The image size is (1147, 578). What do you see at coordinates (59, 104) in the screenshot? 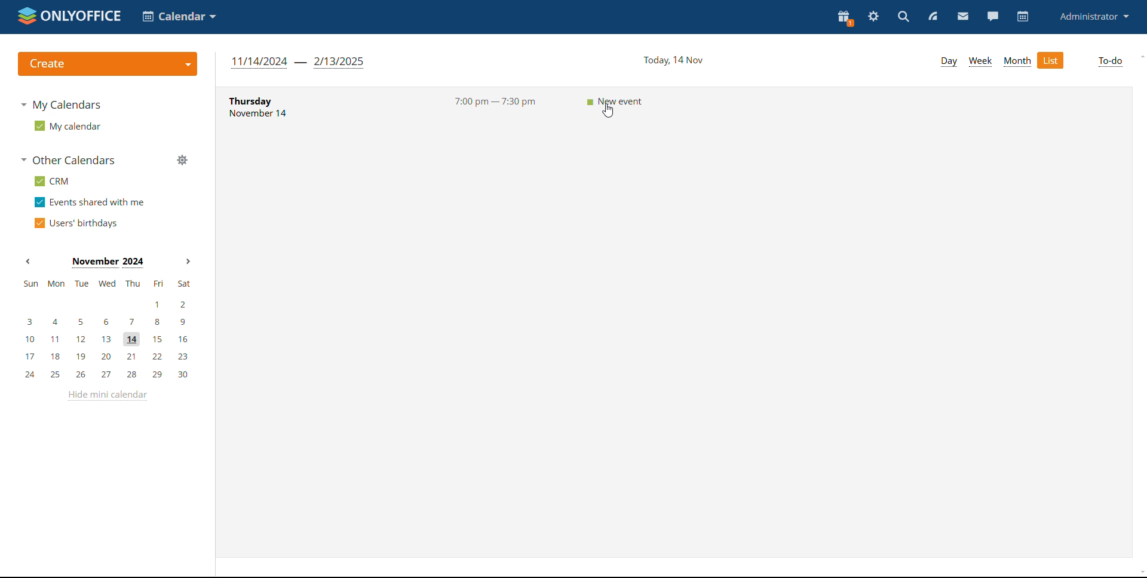
I see `my calendars` at bounding box center [59, 104].